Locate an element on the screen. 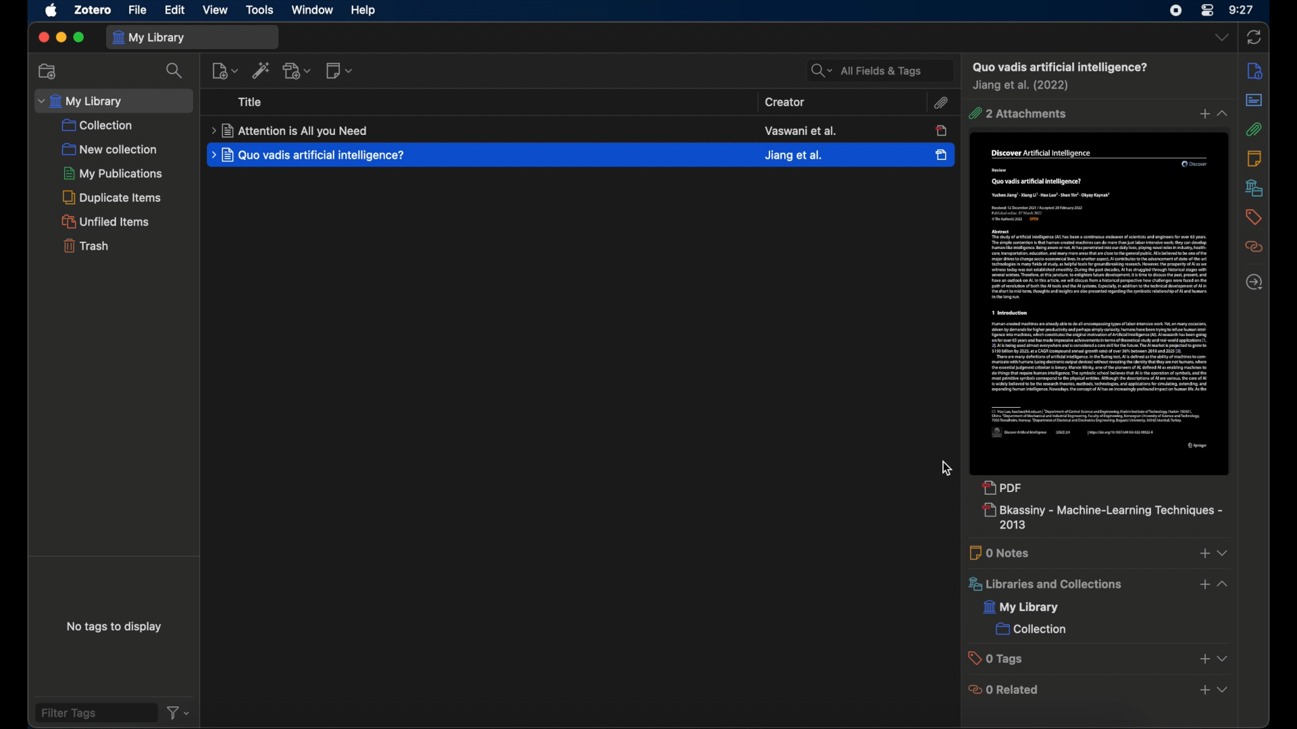 Image resolution: width=1297 pixels, height=729 pixels. tags is located at coordinates (1252, 217).